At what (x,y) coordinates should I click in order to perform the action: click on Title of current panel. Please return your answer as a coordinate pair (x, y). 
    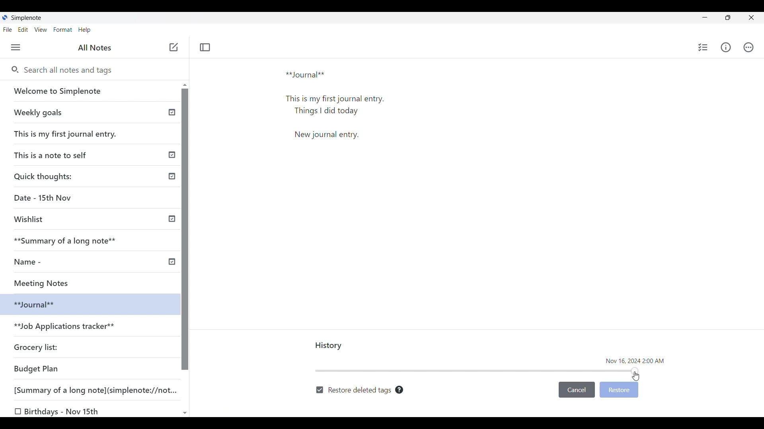
    Looking at the image, I should click on (329, 346).